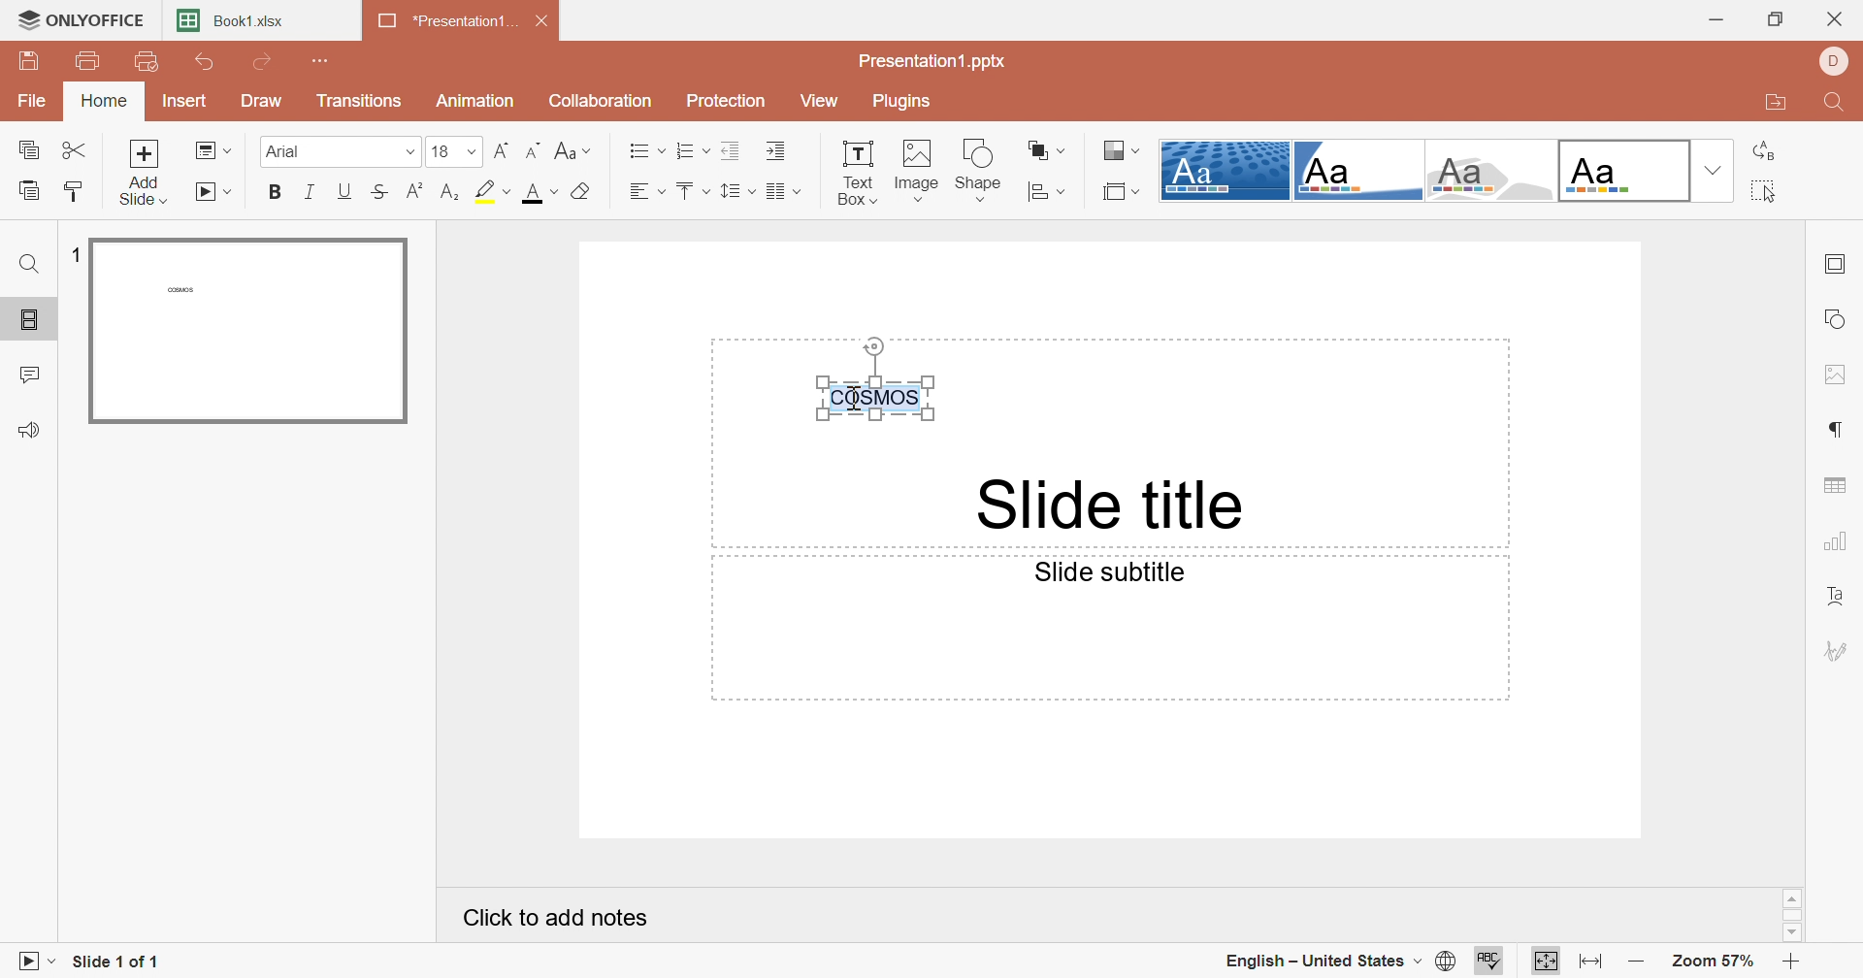 The image size is (1863, 978). I want to click on Strikethrough, so click(381, 193).